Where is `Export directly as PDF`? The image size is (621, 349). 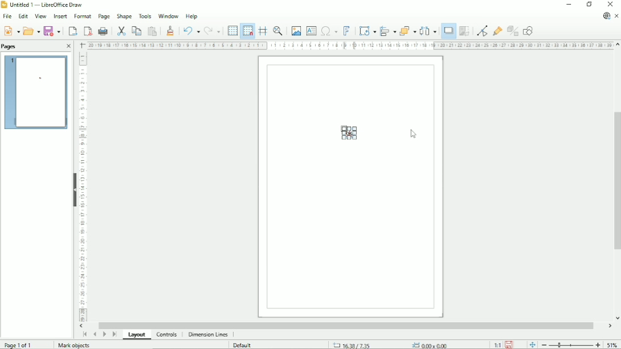
Export directly as PDF is located at coordinates (86, 31).